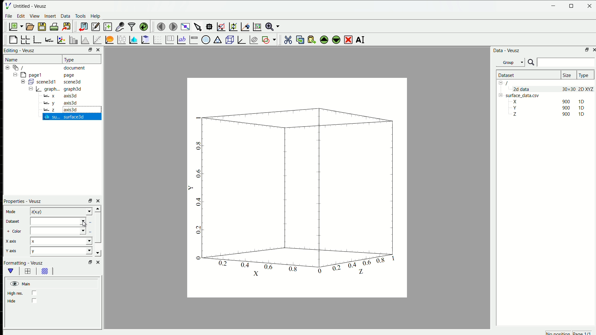  What do you see at coordinates (210, 27) in the screenshot?
I see `read data points on the graph` at bounding box center [210, 27].